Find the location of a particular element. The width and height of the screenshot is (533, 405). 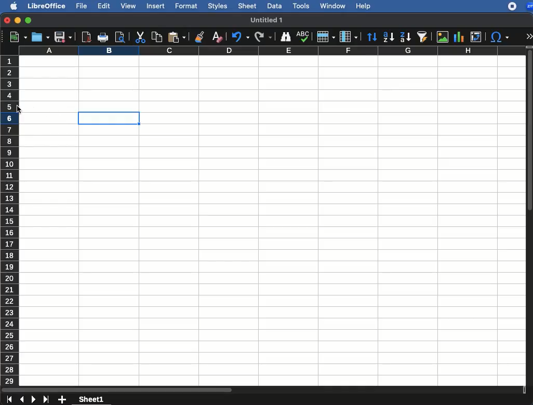

tools is located at coordinates (302, 6).